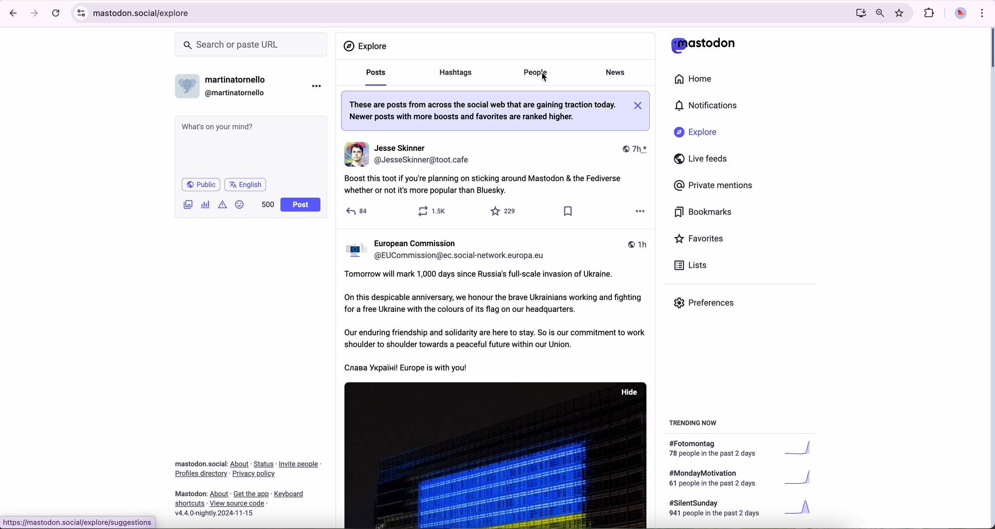 The image size is (995, 529). Describe the element at coordinates (82, 13) in the screenshot. I see `controls` at that location.